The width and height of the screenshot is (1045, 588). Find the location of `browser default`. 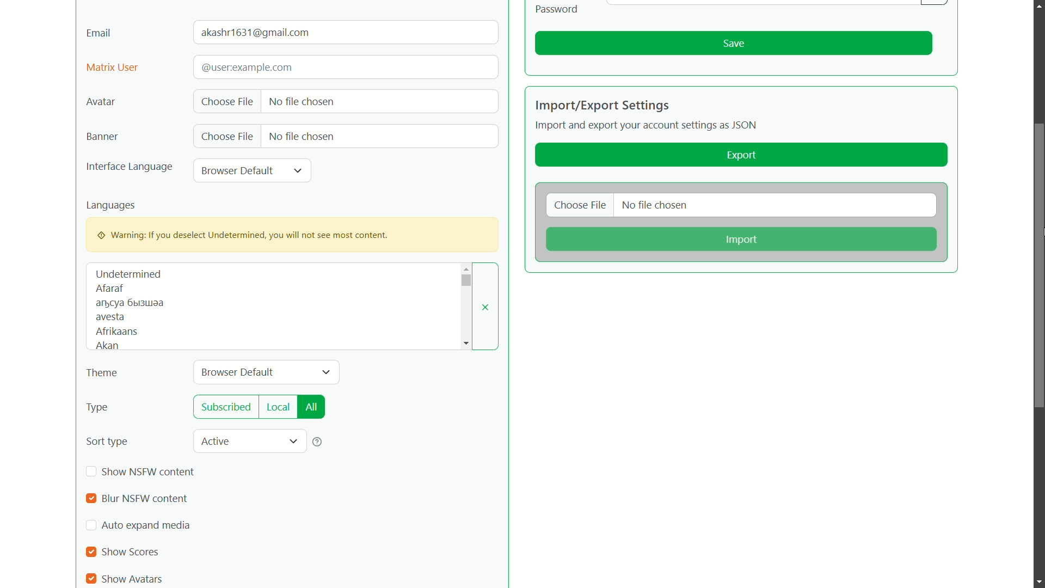

browser default is located at coordinates (239, 372).